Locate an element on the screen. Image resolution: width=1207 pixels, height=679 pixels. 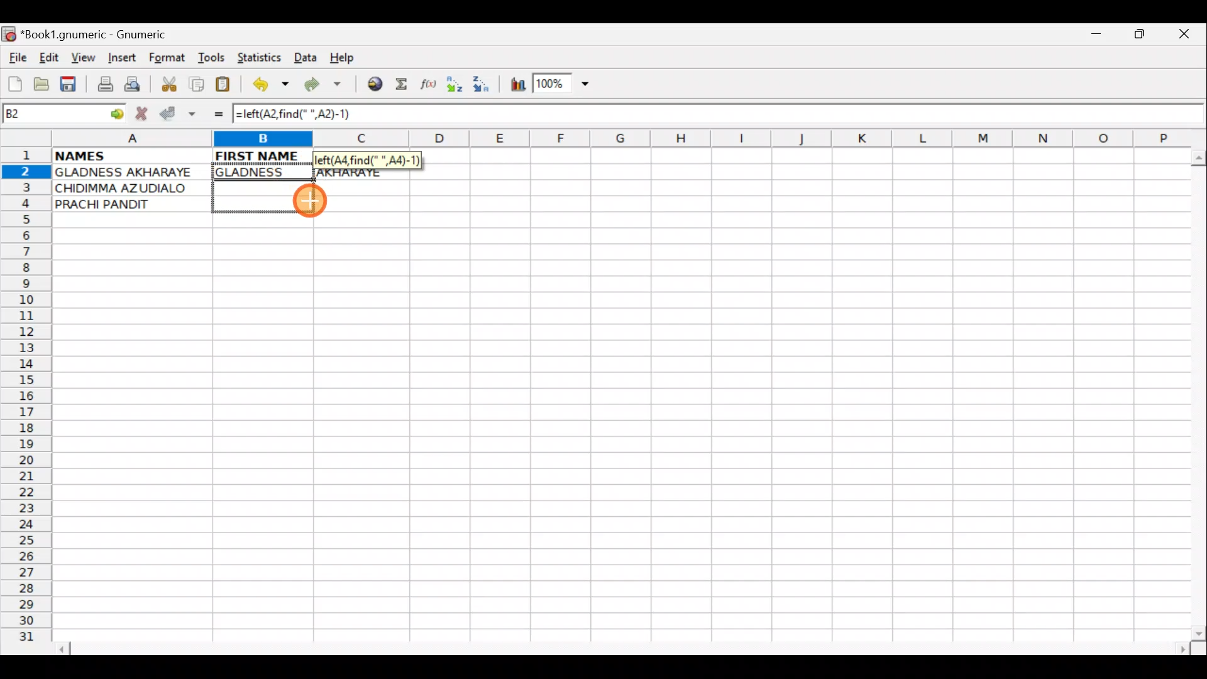
Enter formula is located at coordinates (212, 114).